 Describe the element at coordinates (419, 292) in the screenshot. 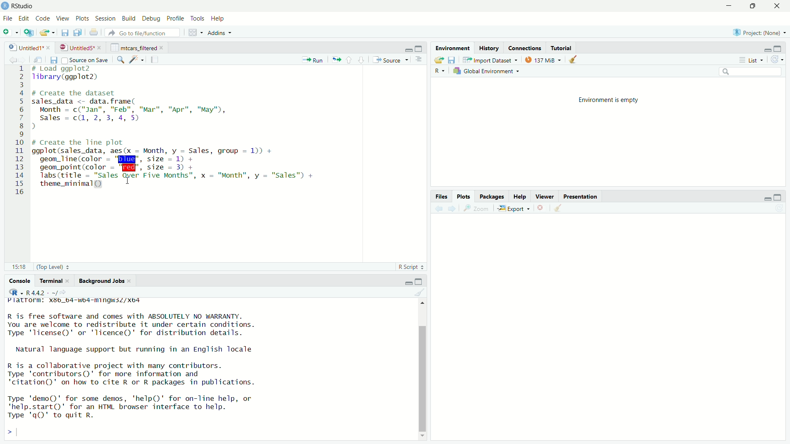

I see `clear console` at that location.